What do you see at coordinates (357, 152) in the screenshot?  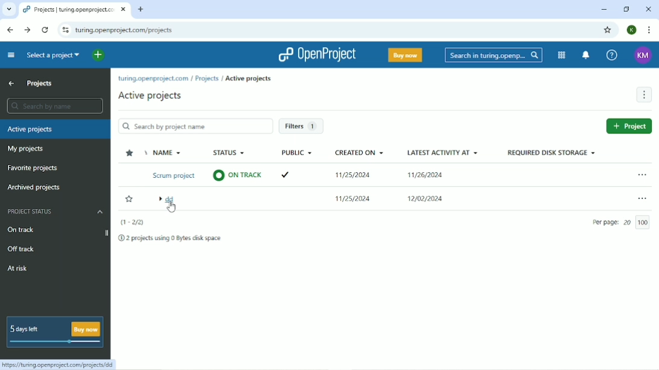 I see `Created on` at bounding box center [357, 152].